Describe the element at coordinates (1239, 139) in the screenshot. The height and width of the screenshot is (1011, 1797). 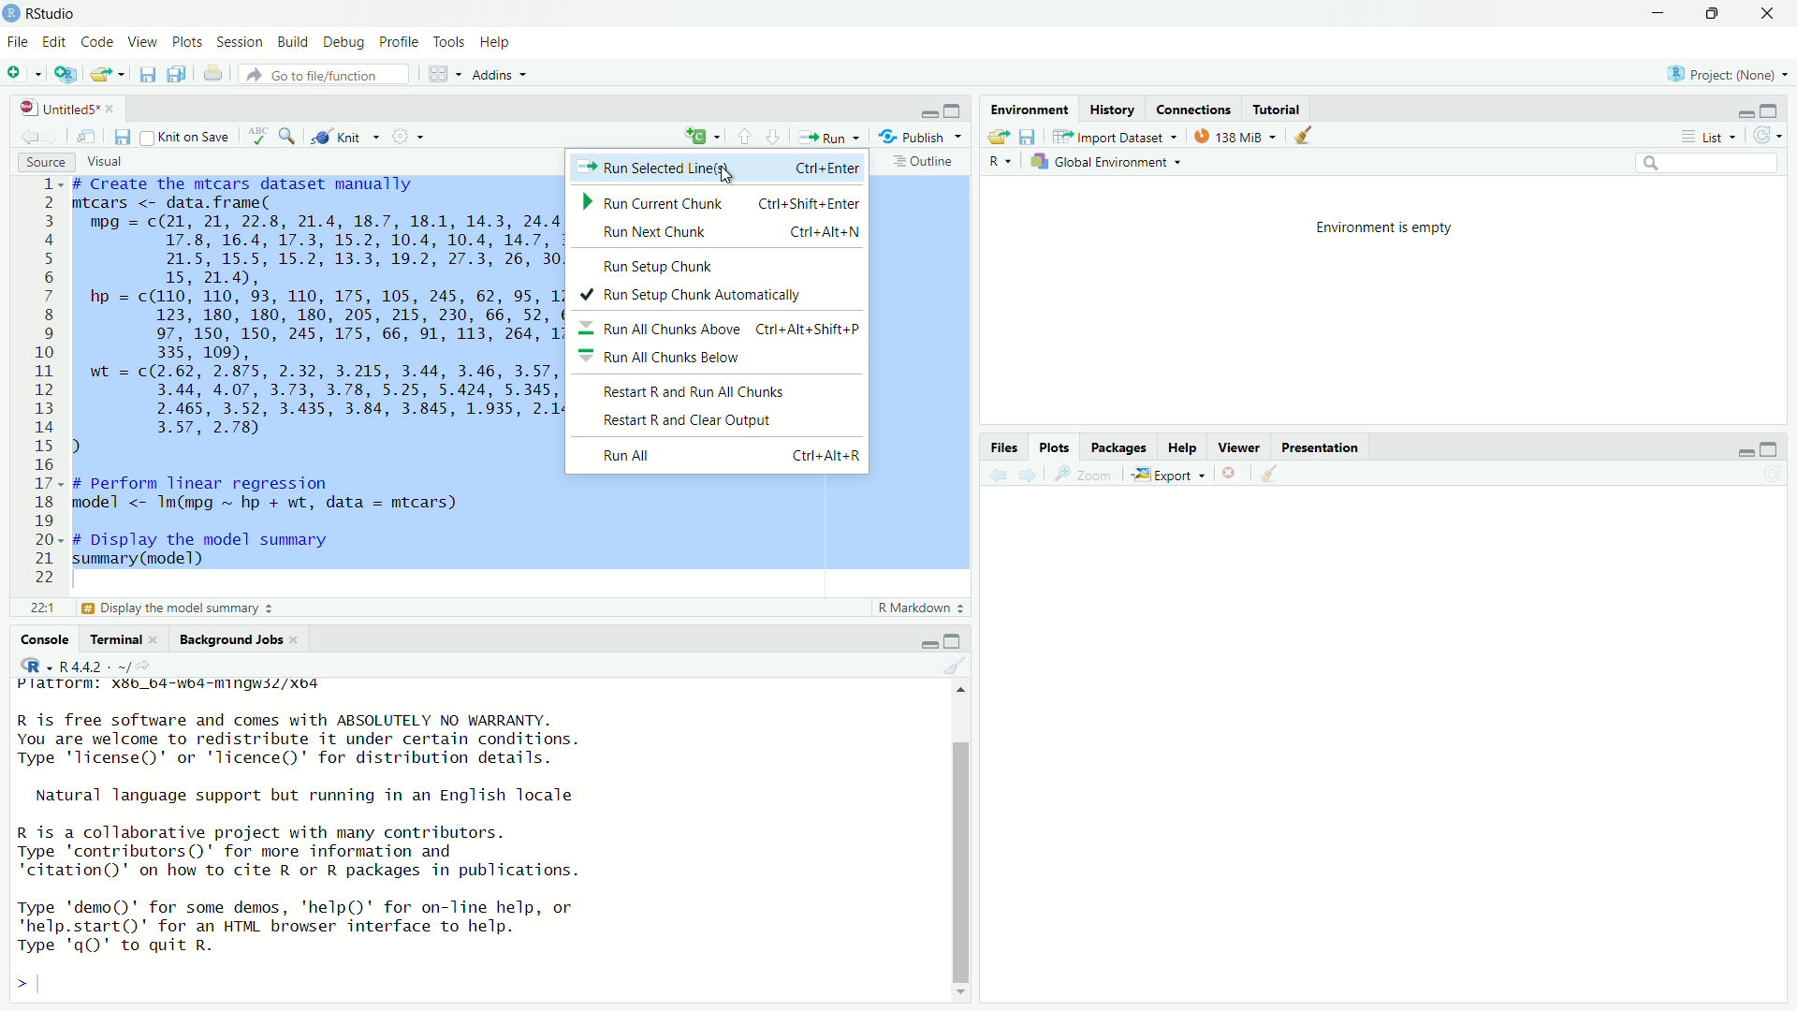
I see `138MB` at that location.